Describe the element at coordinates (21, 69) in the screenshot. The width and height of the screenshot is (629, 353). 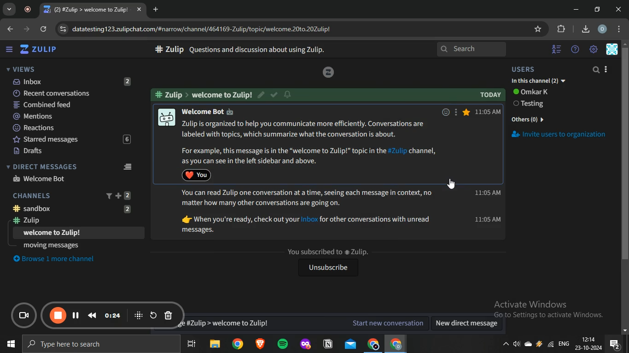
I see `views` at that location.